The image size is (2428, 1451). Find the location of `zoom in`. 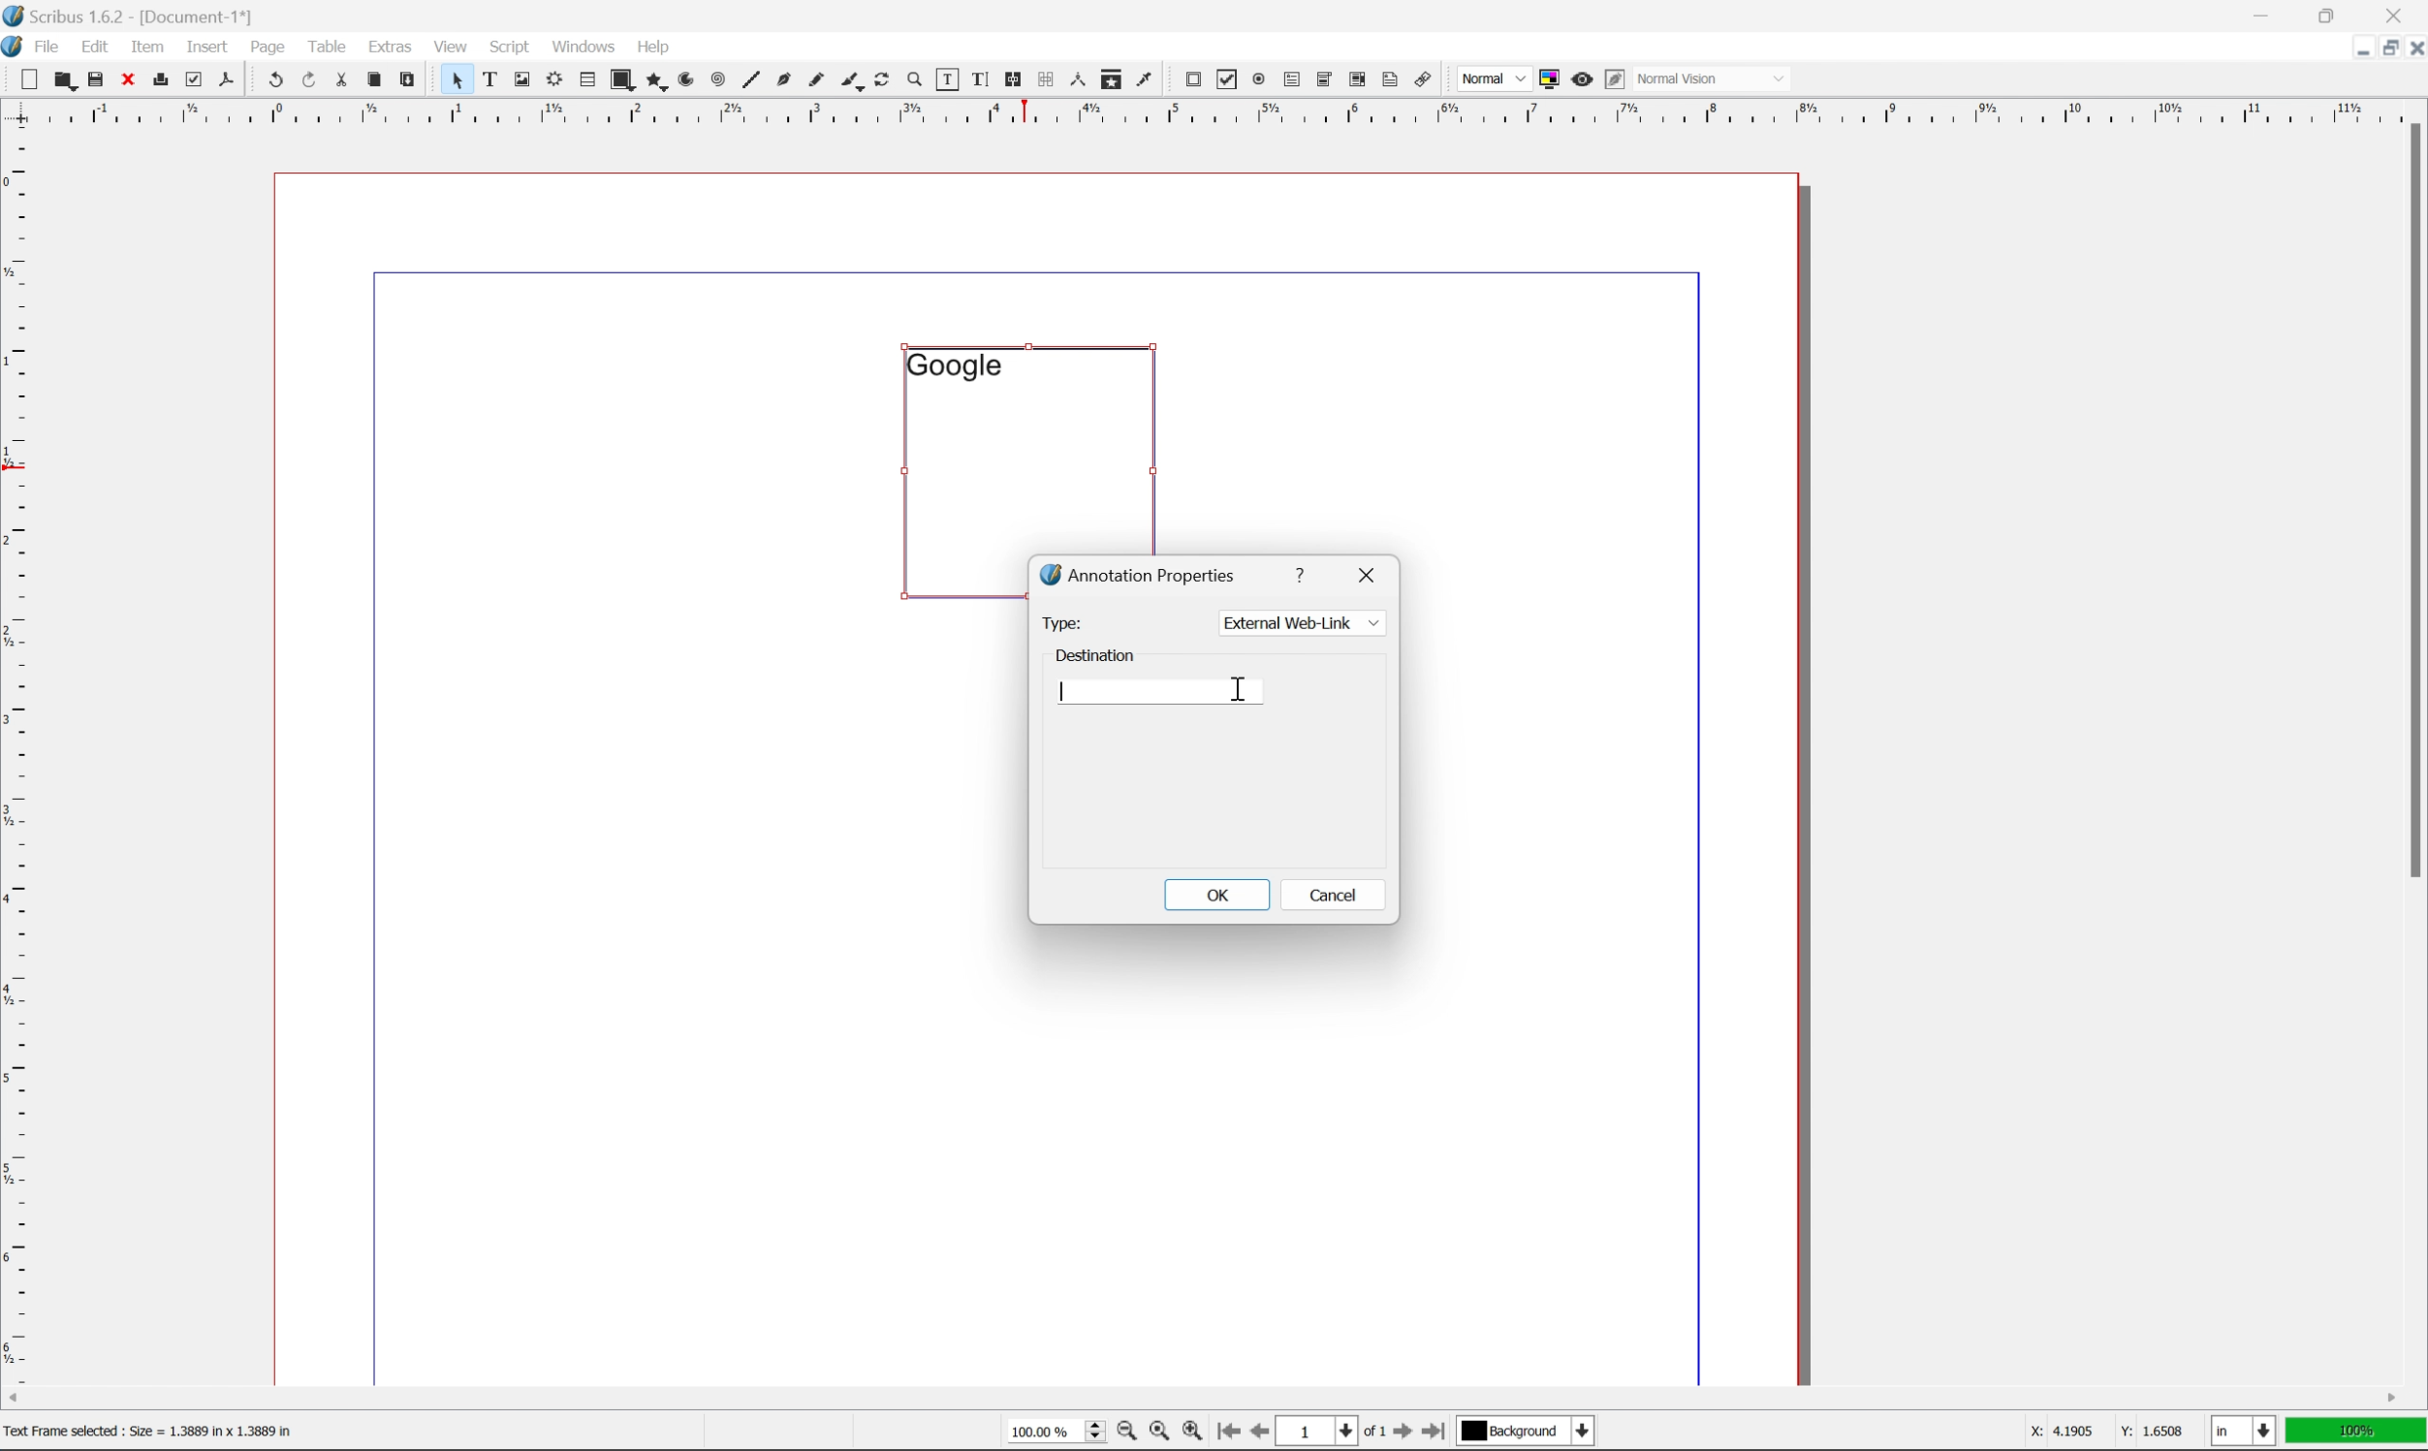

zoom in is located at coordinates (1191, 1432).